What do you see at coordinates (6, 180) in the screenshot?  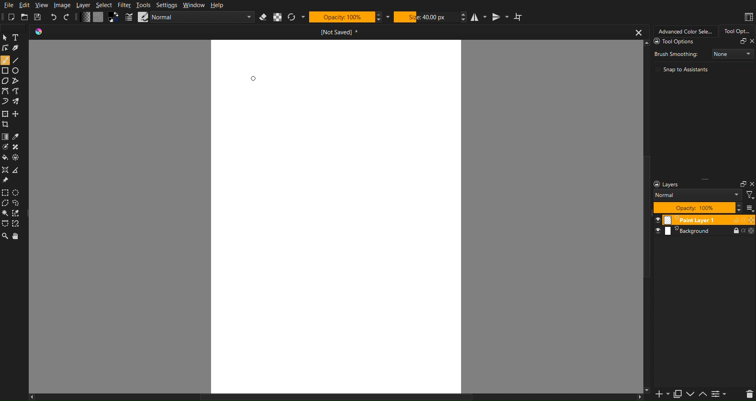 I see `Pin` at bounding box center [6, 180].